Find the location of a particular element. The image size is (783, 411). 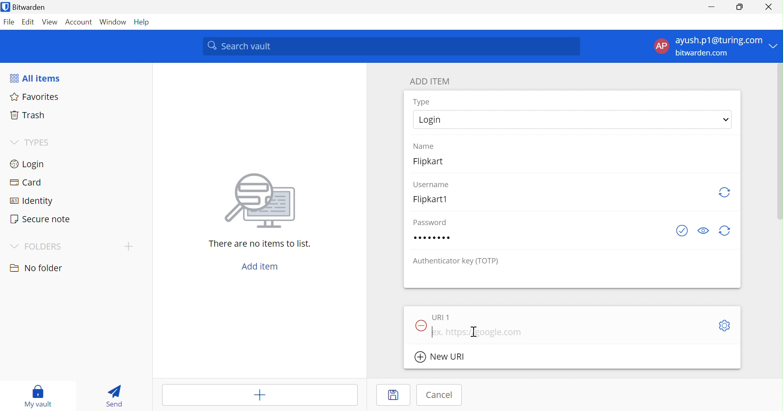

Toggle Visibility is located at coordinates (705, 230).